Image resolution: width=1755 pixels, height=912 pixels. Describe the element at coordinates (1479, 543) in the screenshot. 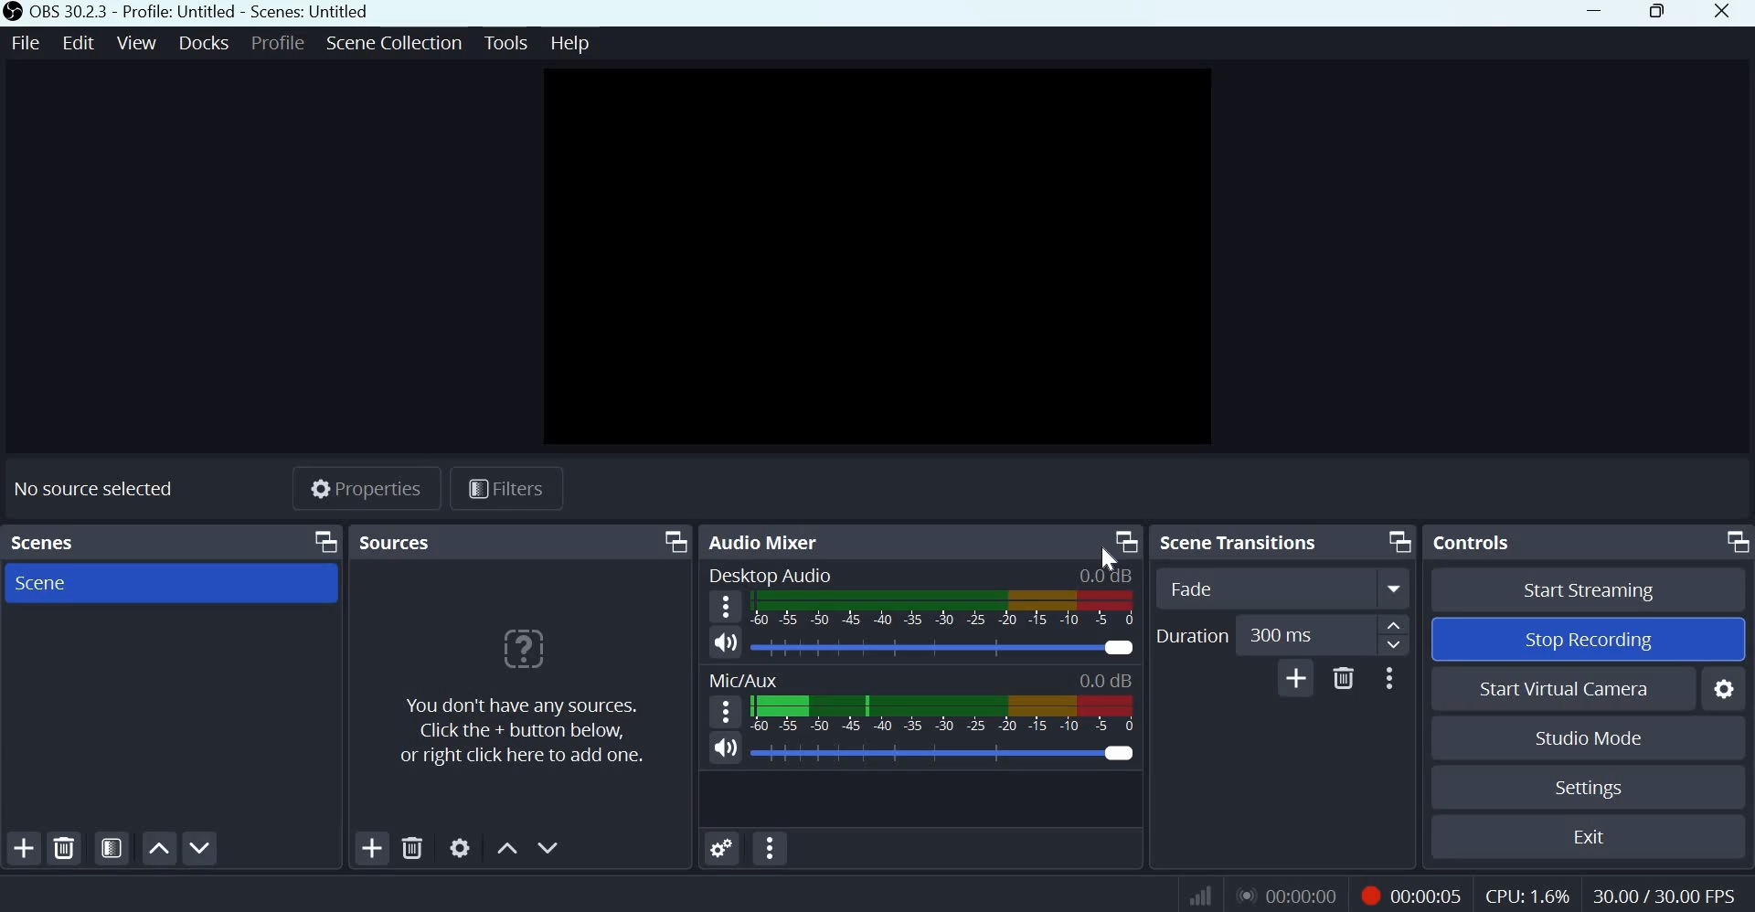

I see `Controls` at that location.